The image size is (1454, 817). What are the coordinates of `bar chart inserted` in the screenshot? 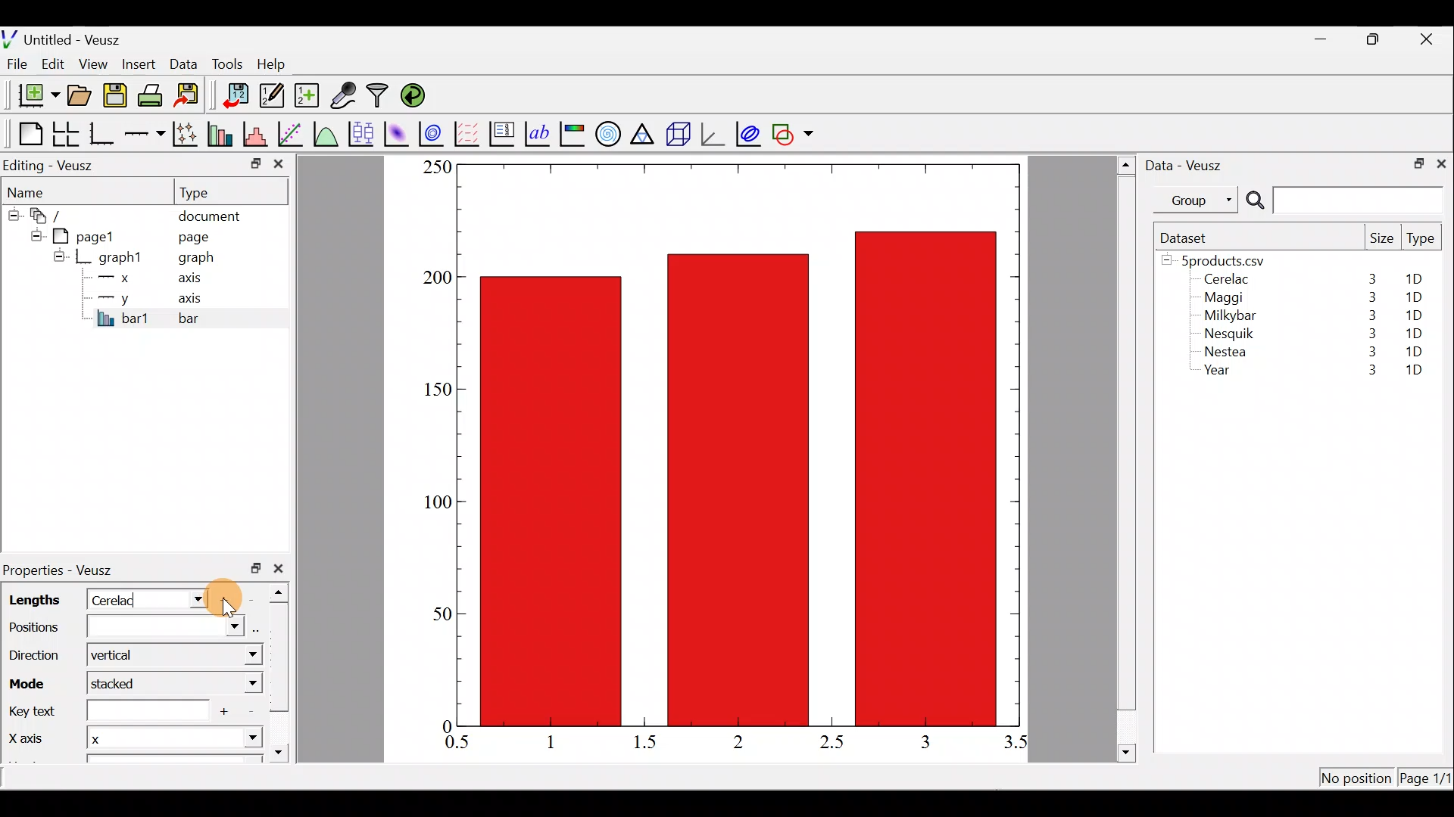 It's located at (740, 443).